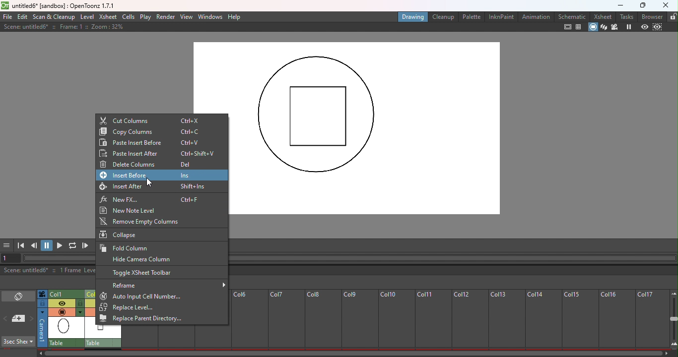 The height and width of the screenshot is (357, 678). What do you see at coordinates (150, 131) in the screenshot?
I see `Copy column` at bounding box center [150, 131].